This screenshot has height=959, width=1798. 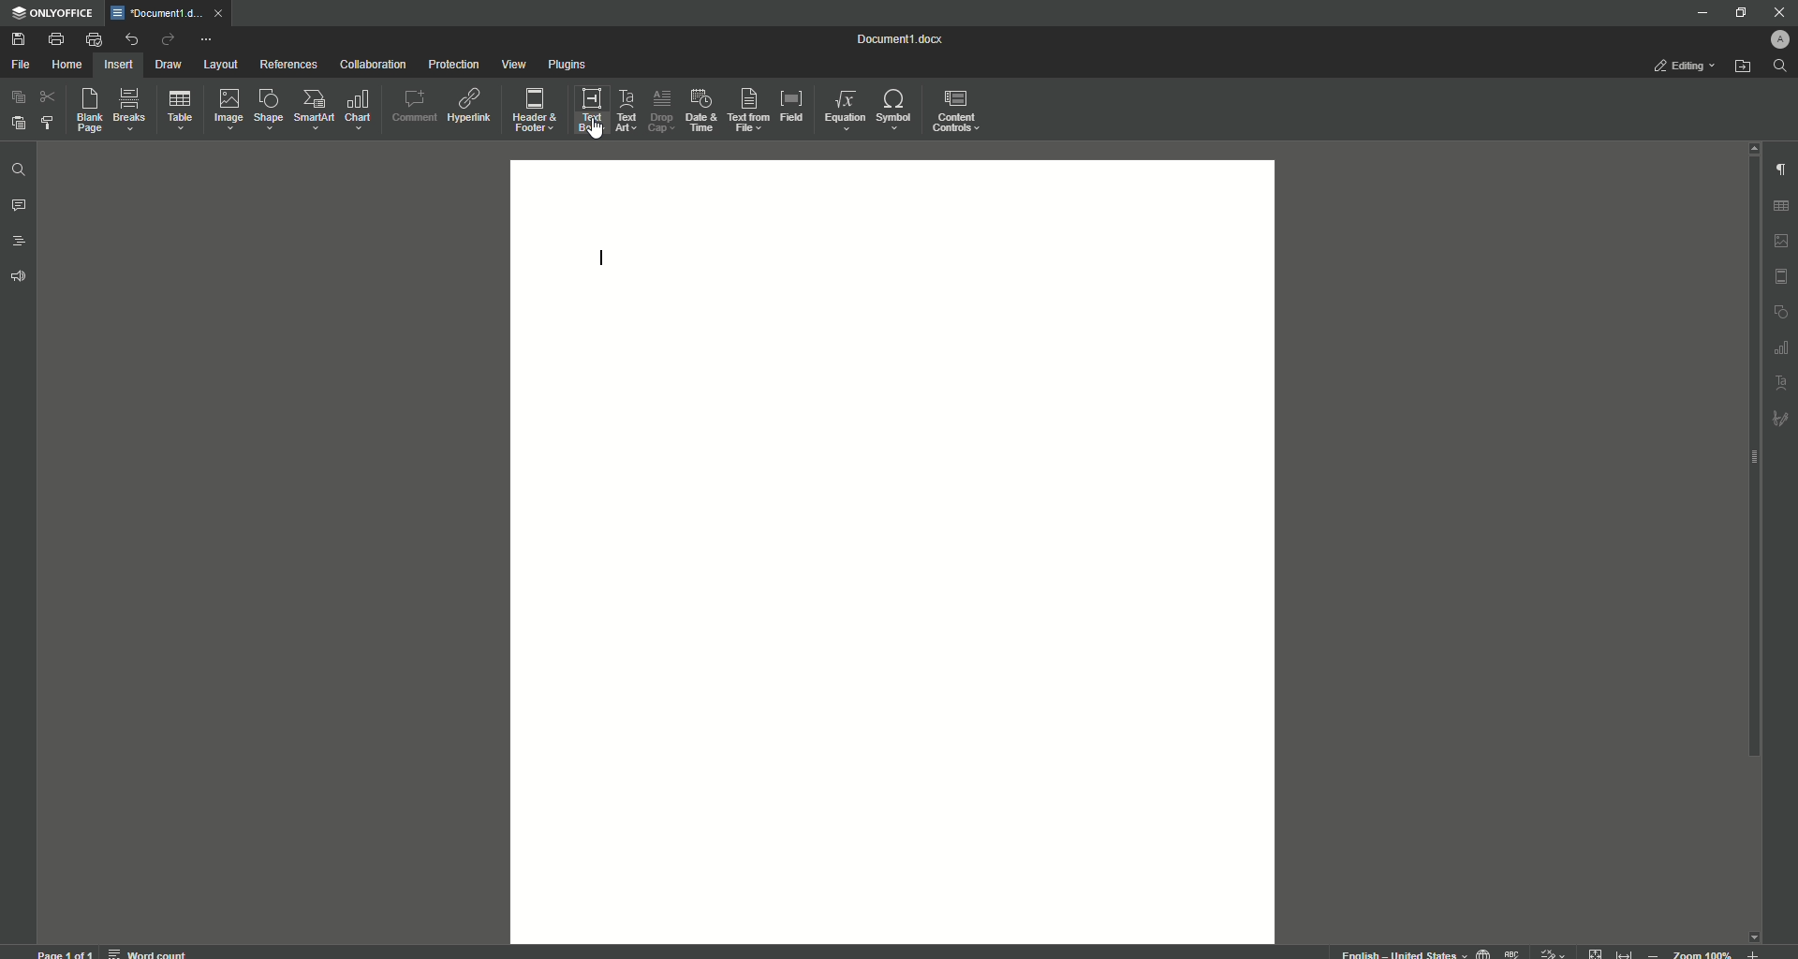 I want to click on , so click(x=453, y=66).